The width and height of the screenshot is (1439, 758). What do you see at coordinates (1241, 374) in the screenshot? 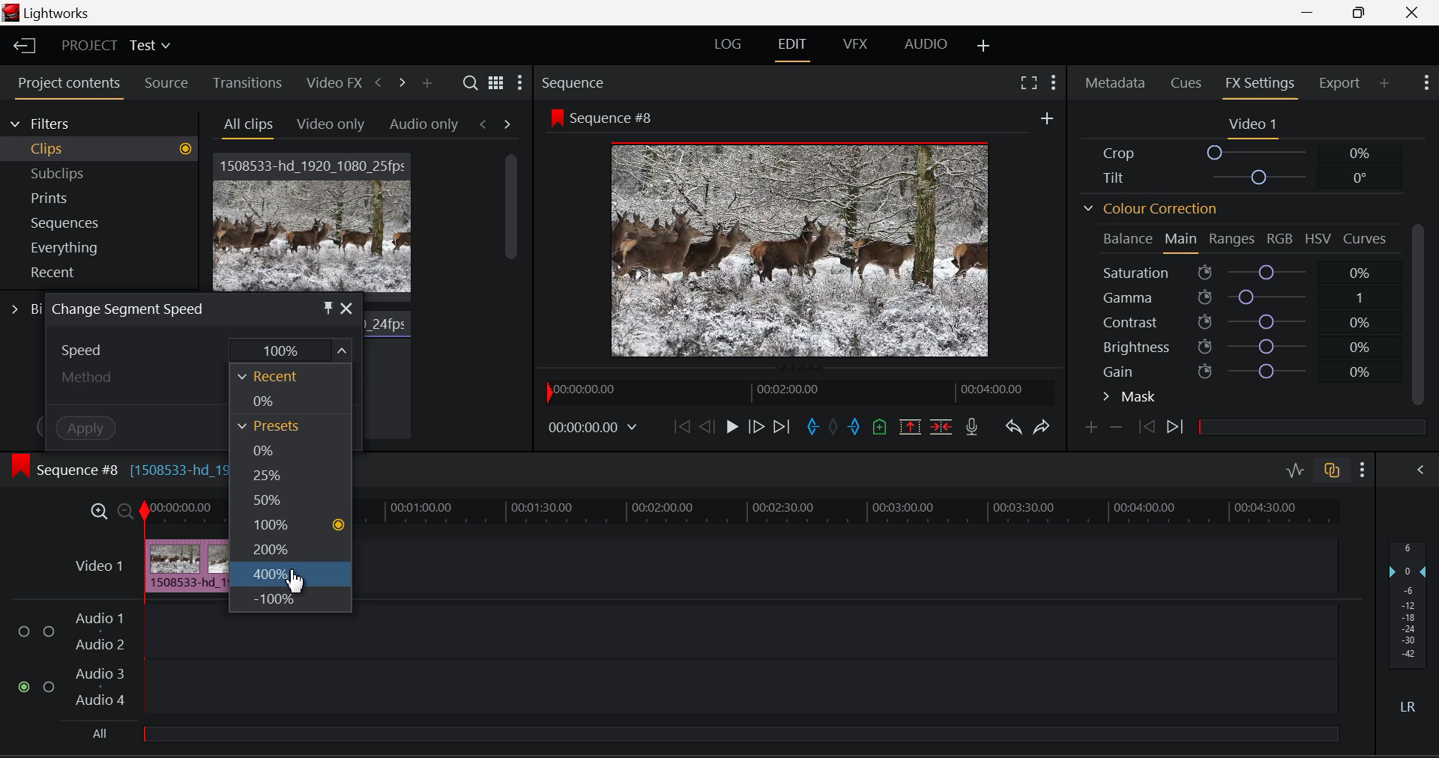
I see `Gain` at bounding box center [1241, 374].